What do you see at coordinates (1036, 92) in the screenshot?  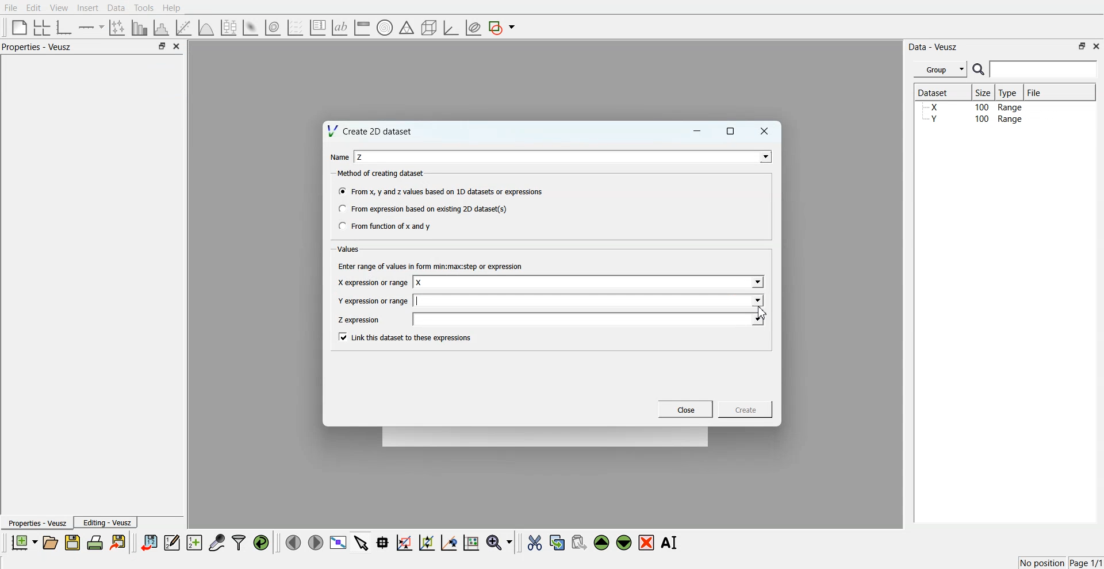 I see `File` at bounding box center [1036, 92].